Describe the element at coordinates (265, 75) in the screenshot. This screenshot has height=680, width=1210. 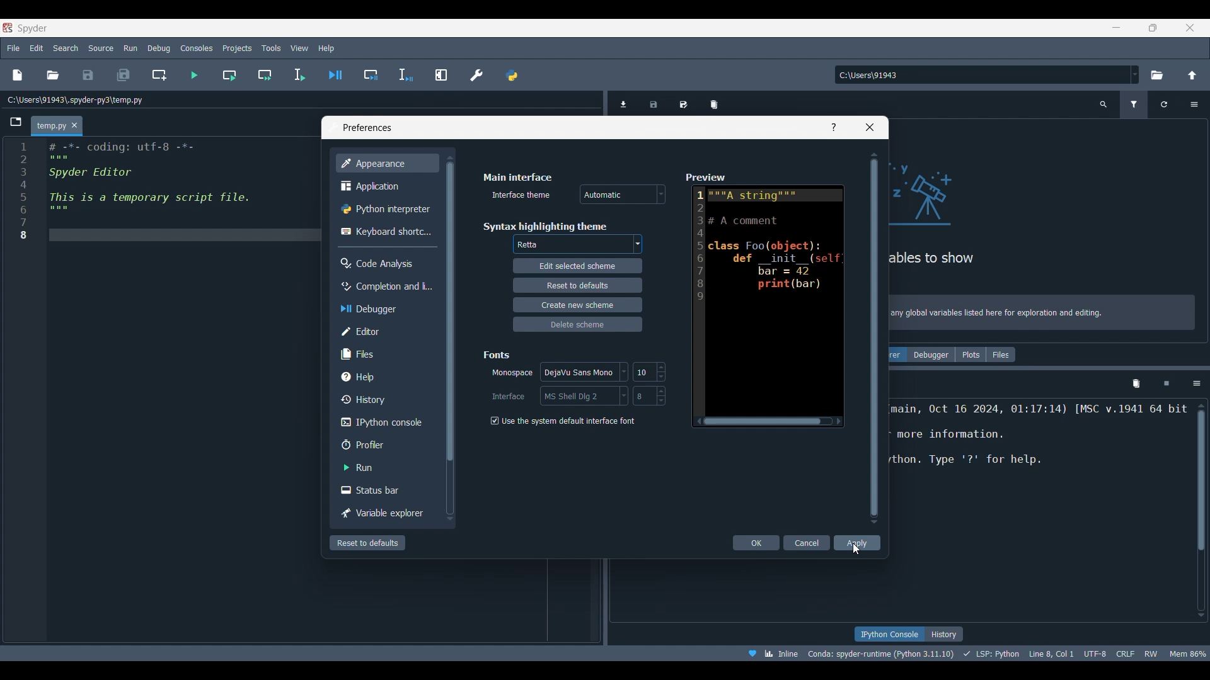
I see `Run current cell and go to the next one` at that location.